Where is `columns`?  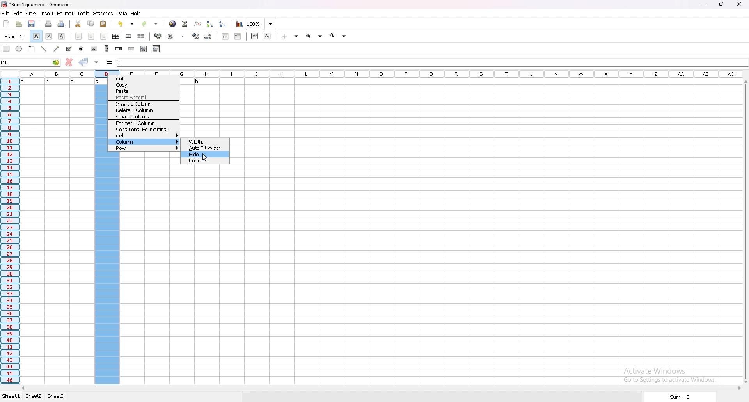 columns is located at coordinates (382, 73).